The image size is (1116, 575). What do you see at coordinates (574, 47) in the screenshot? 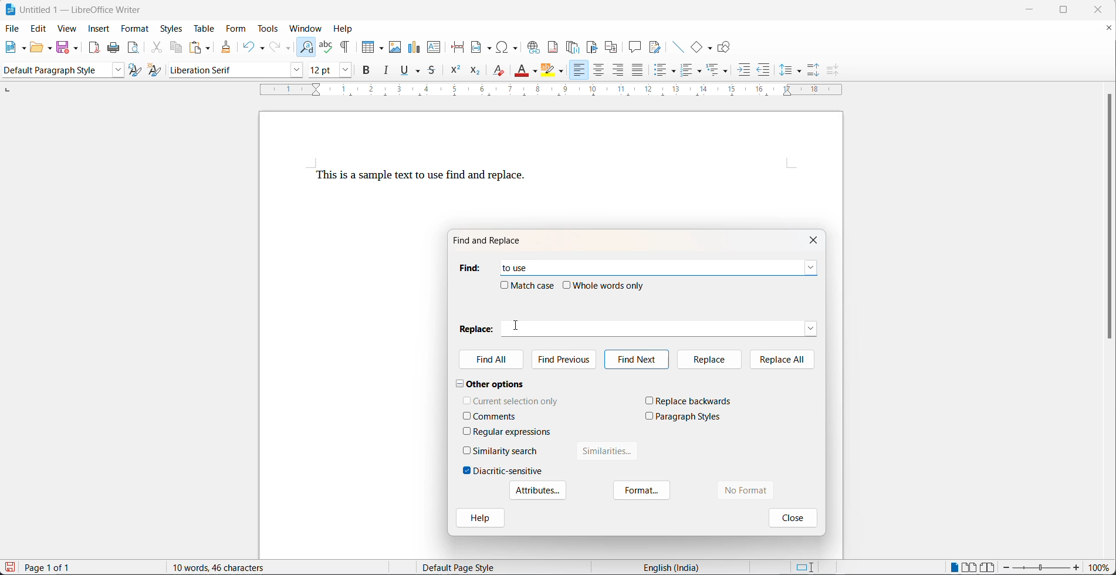
I see `insert endnote` at bounding box center [574, 47].